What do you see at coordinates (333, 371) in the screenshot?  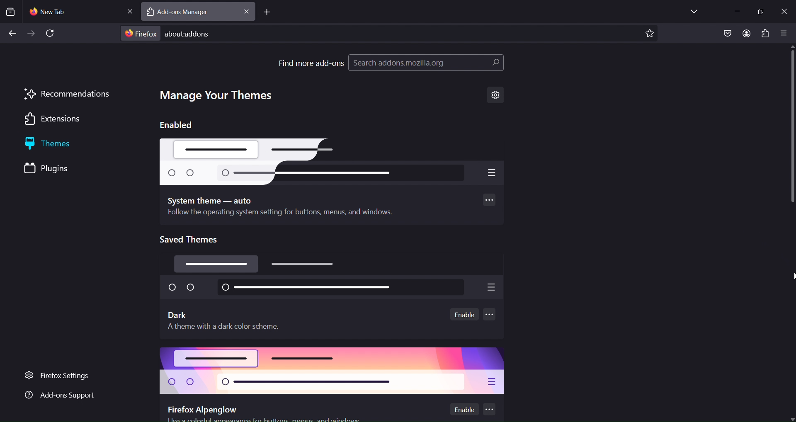 I see `firefox alpenglow` at bounding box center [333, 371].